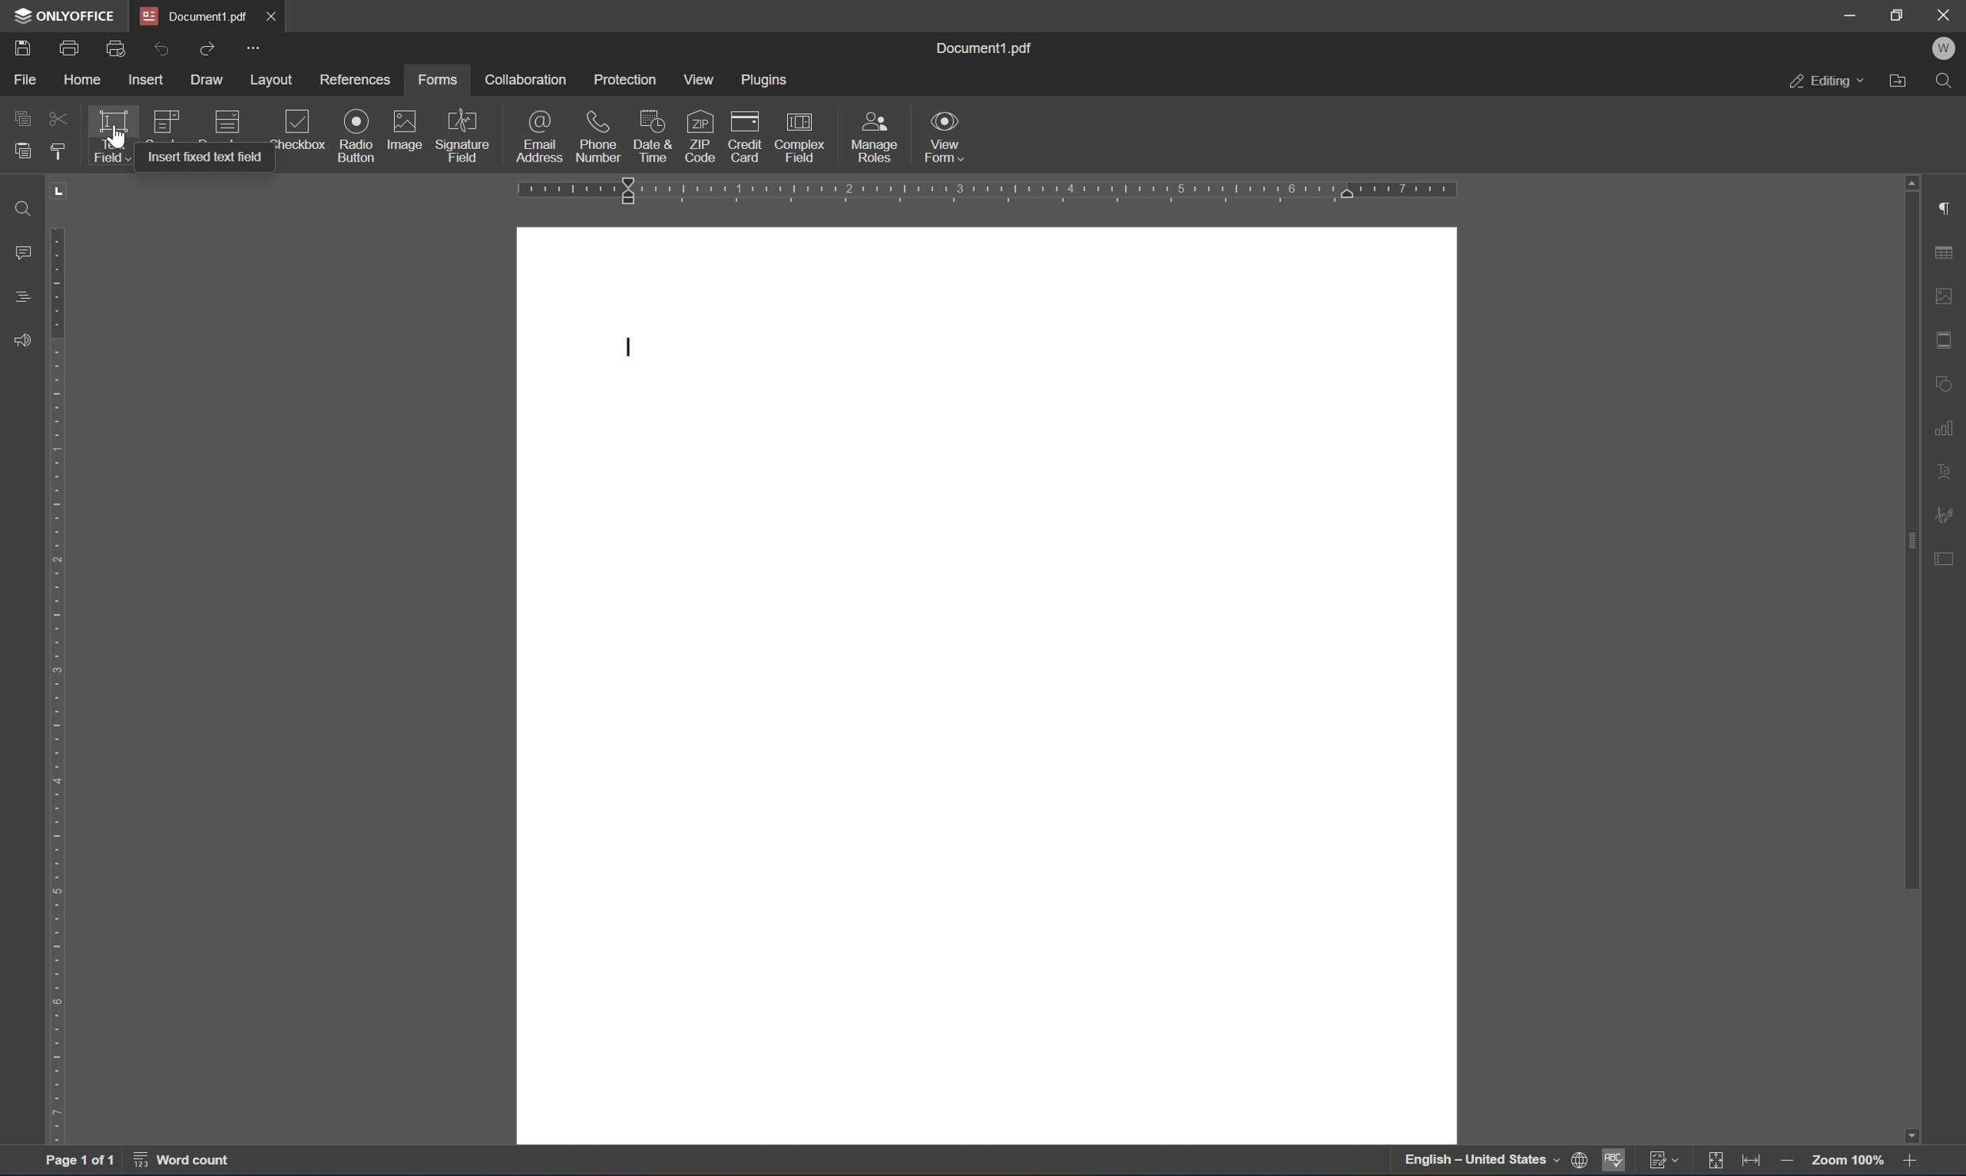  Describe the element at coordinates (530, 79) in the screenshot. I see `collaboration` at that location.